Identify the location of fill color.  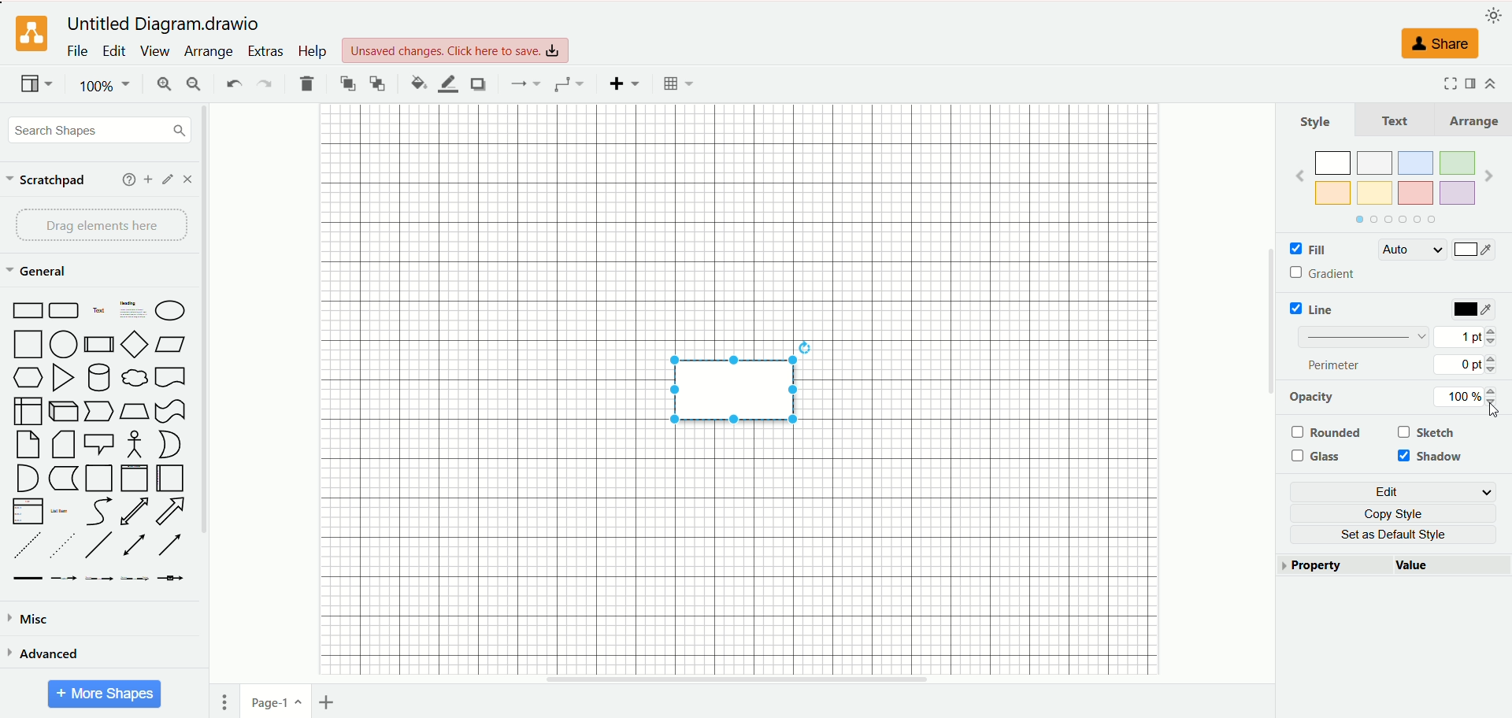
(418, 83).